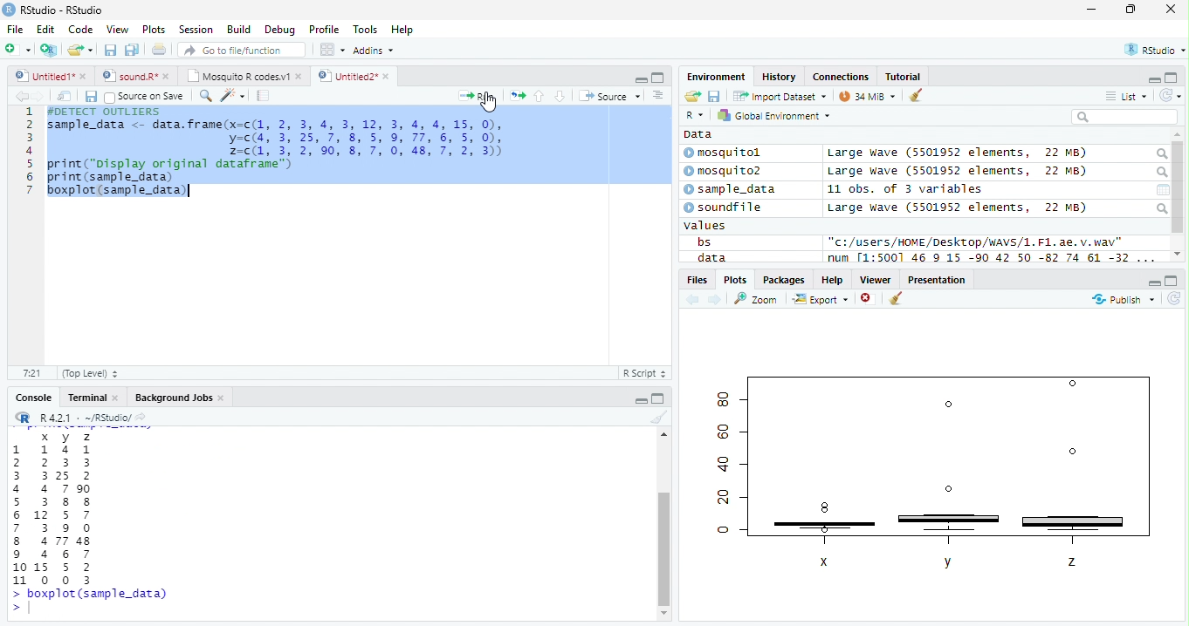  I want to click on Go forward, so click(39, 96).